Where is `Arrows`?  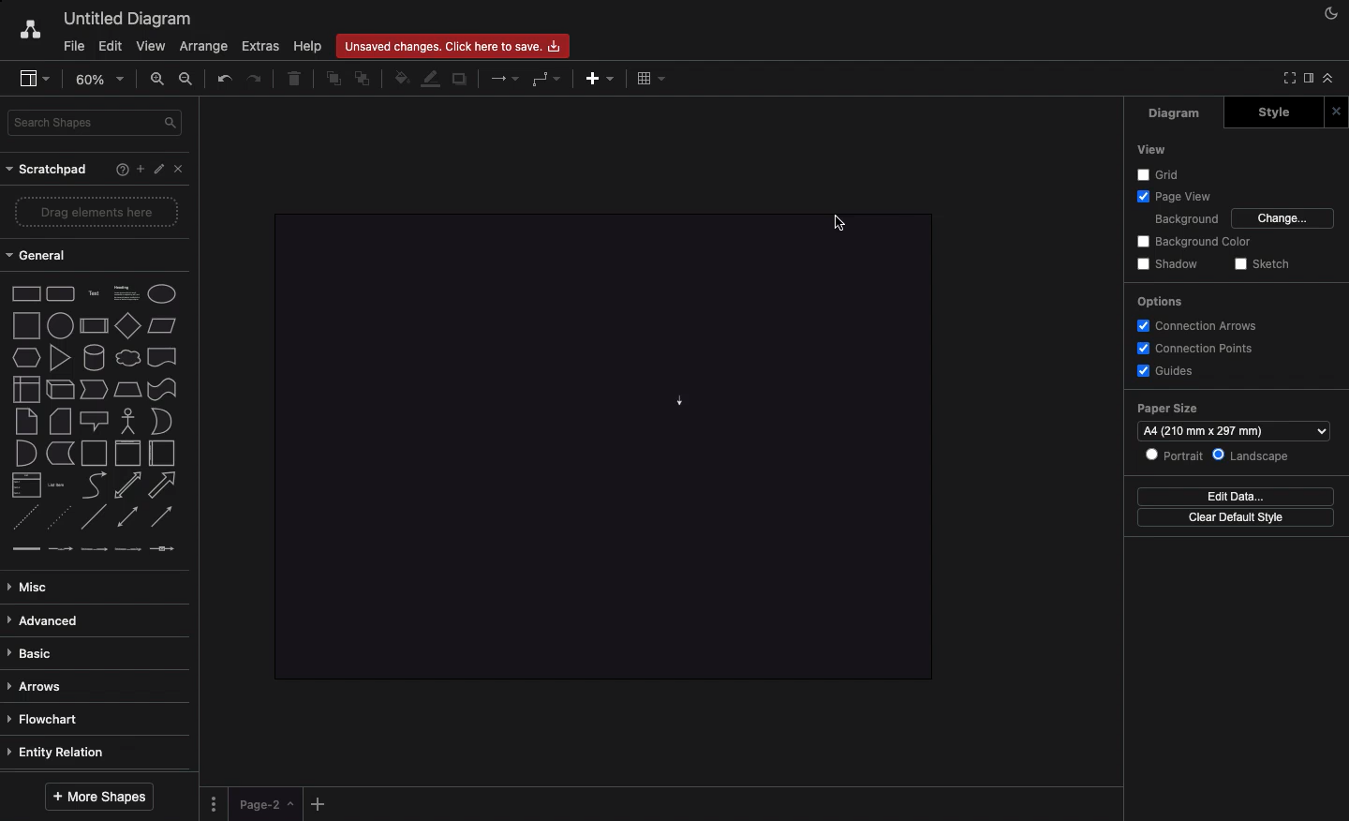
Arrows is located at coordinates (506, 77).